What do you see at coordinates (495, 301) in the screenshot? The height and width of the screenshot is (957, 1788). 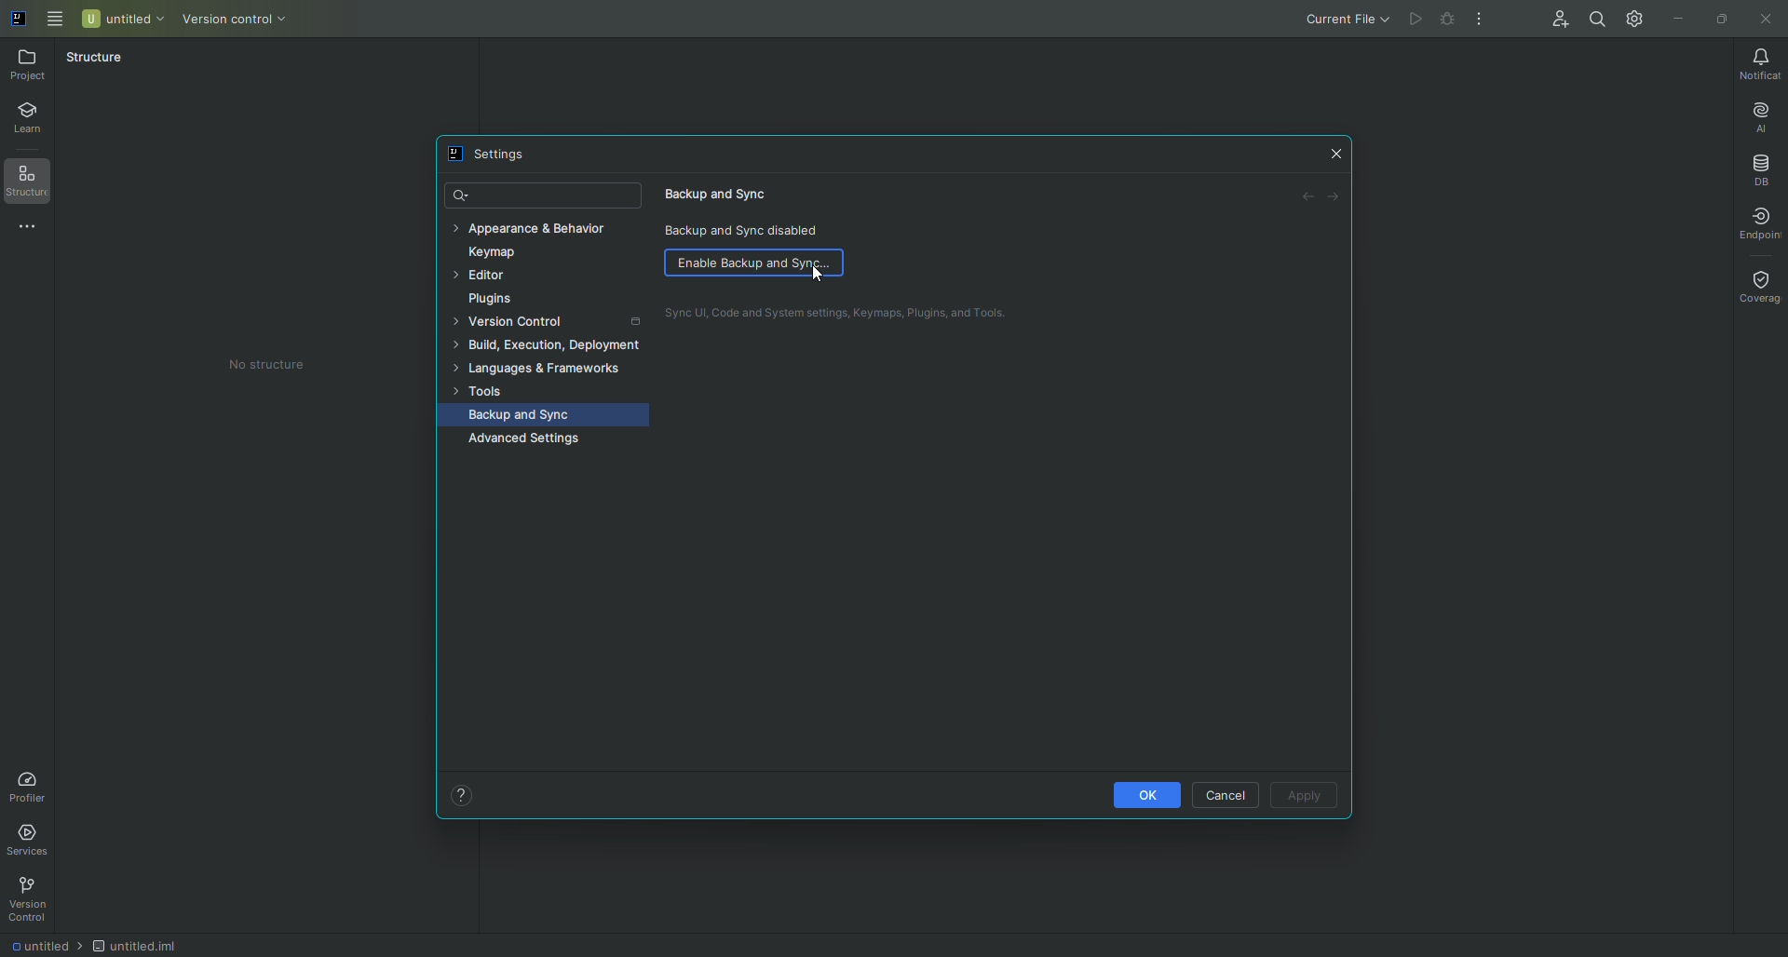 I see `Plugins` at bounding box center [495, 301].